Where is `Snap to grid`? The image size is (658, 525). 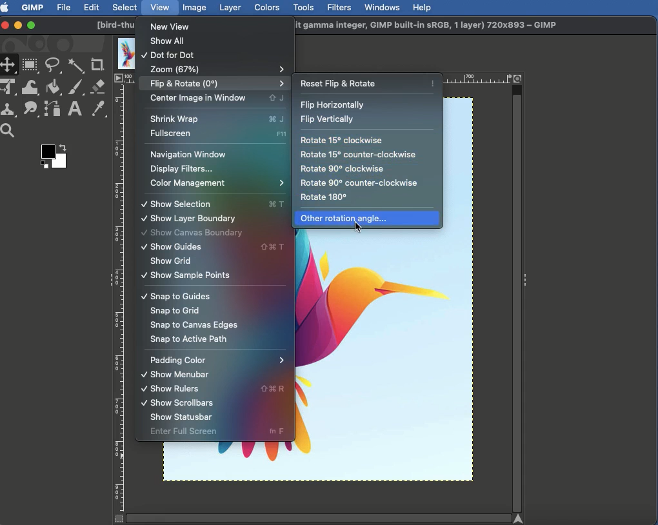
Snap to grid is located at coordinates (175, 312).